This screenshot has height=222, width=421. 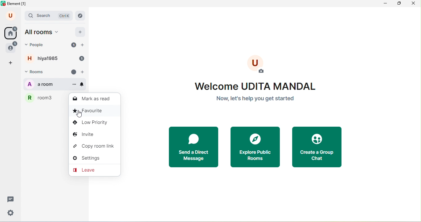 I want to click on copy room link, so click(x=95, y=146).